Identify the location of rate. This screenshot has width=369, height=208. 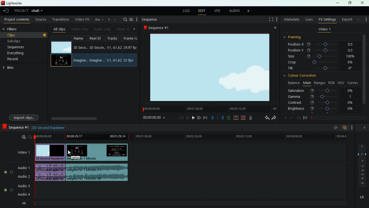
(335, 128).